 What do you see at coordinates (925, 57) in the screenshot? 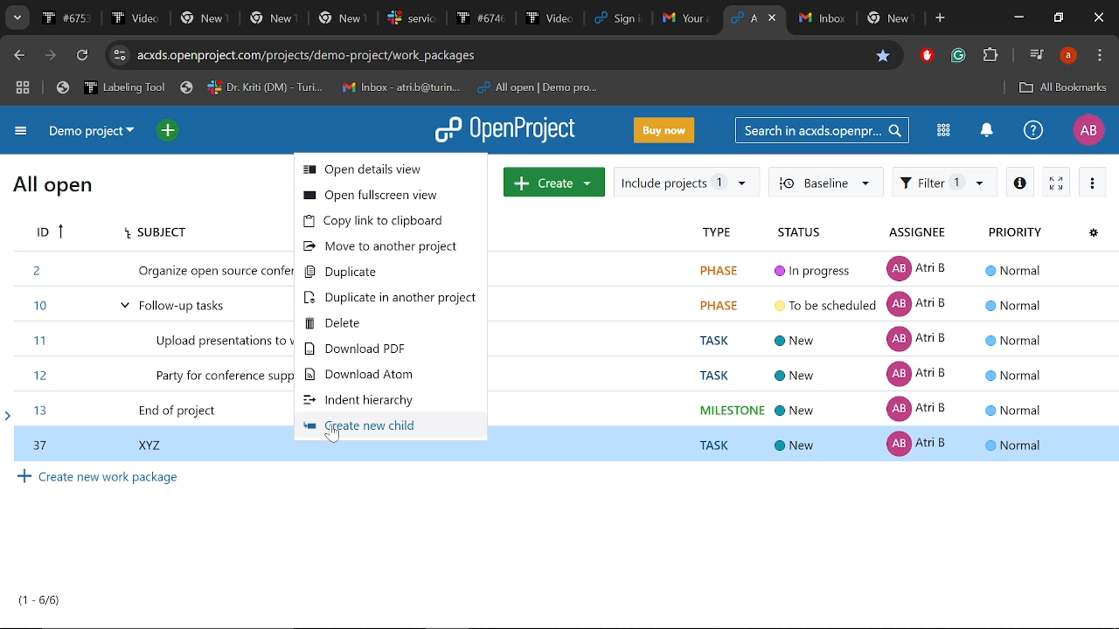
I see `Add block` at bounding box center [925, 57].